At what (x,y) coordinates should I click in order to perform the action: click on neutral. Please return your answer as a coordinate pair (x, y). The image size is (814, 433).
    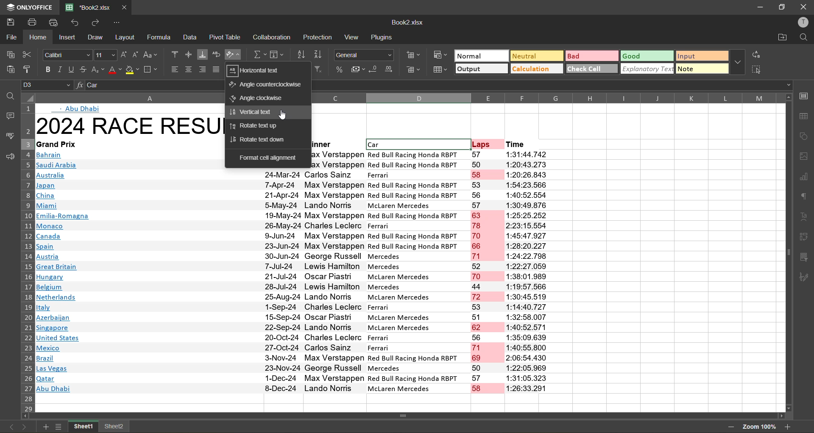
    Looking at the image, I should click on (537, 56).